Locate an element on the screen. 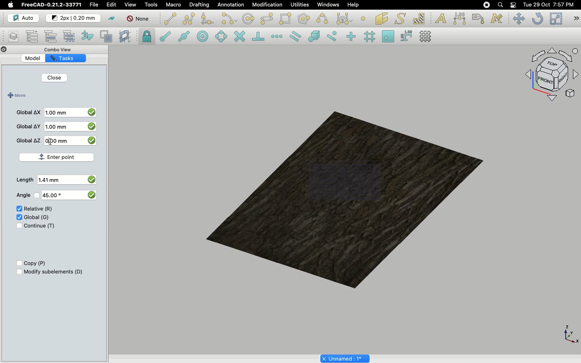  Global X is located at coordinates (29, 111).